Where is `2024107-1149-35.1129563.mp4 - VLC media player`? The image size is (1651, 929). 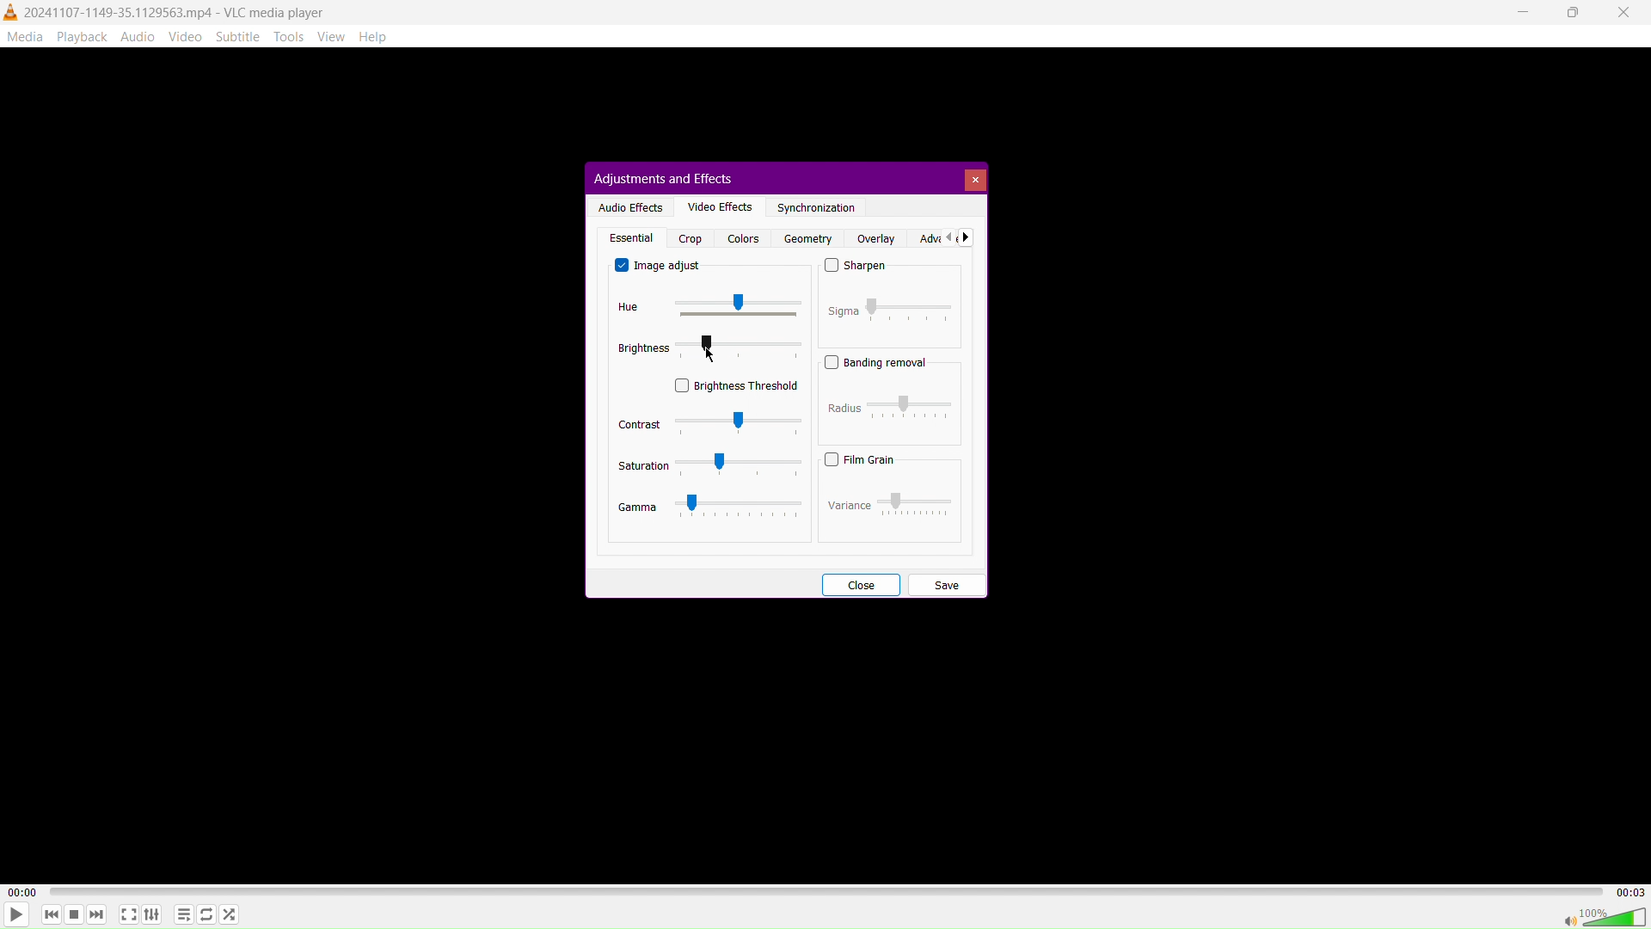 2024107-1149-35.1129563.mp4 - VLC media player is located at coordinates (165, 10).